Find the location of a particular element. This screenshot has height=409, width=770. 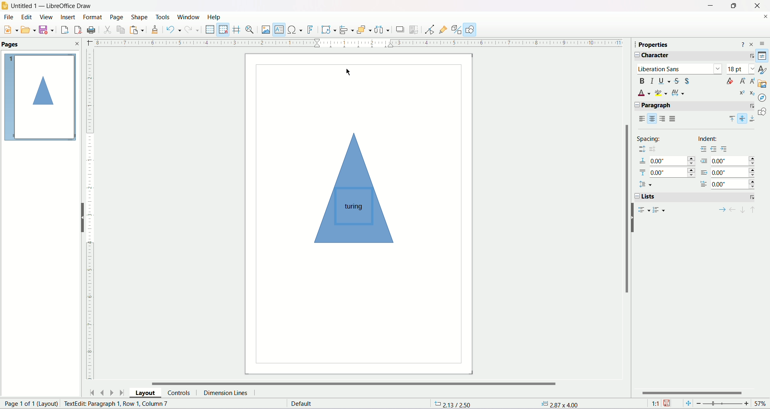

Open is located at coordinates (27, 29).